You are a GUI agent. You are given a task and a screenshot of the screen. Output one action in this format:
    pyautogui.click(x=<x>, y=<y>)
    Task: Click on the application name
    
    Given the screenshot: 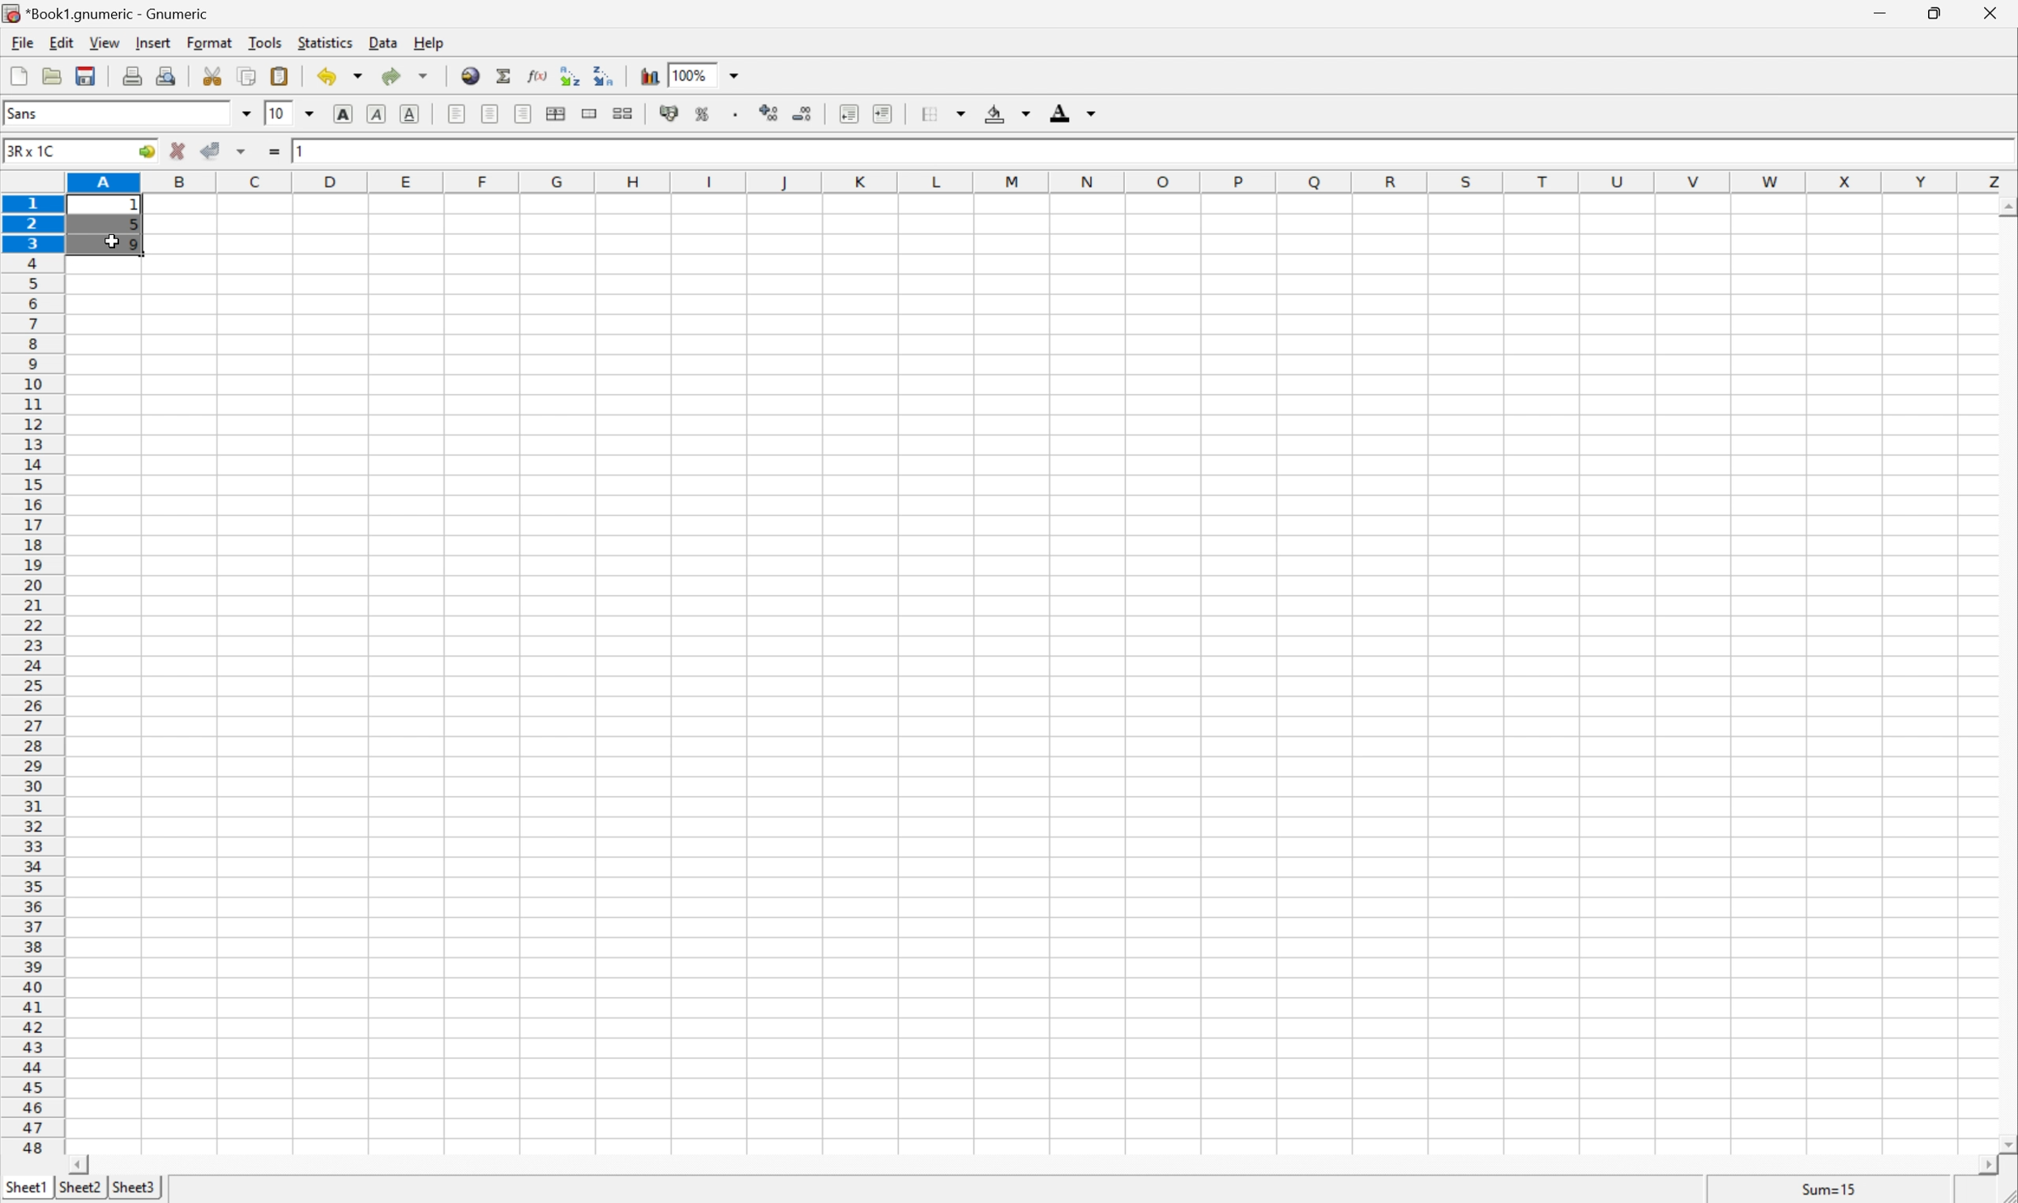 What is the action you would take?
    pyautogui.click(x=111, y=11)
    